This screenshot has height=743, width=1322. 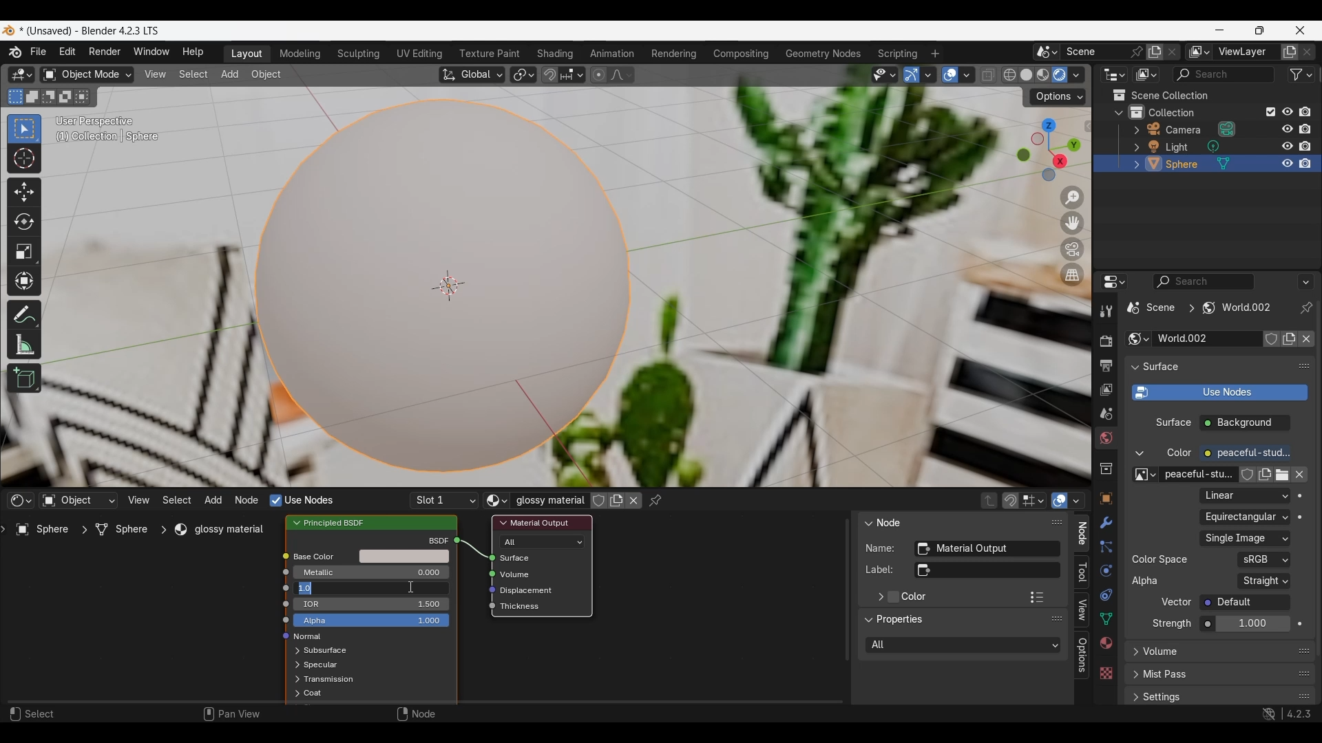 What do you see at coordinates (321, 665) in the screenshot?
I see `Spectacular options` at bounding box center [321, 665].